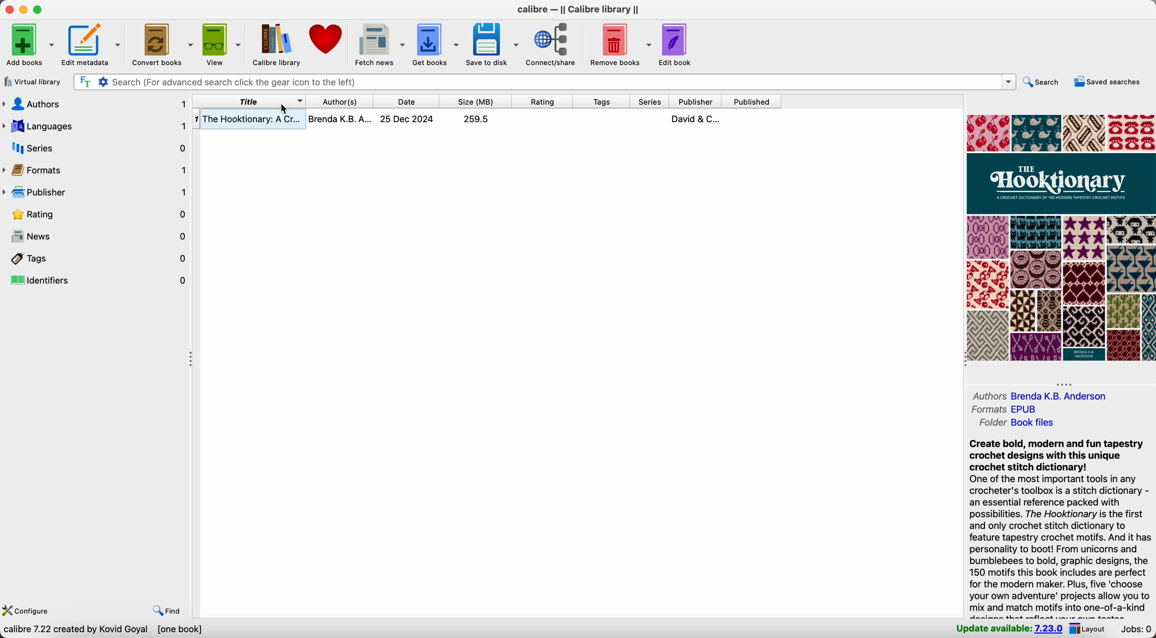  What do you see at coordinates (97, 215) in the screenshot?
I see `rating` at bounding box center [97, 215].